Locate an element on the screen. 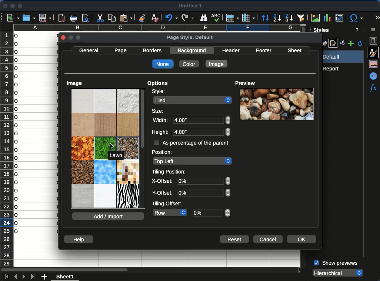  open is located at coordinates (29, 18).